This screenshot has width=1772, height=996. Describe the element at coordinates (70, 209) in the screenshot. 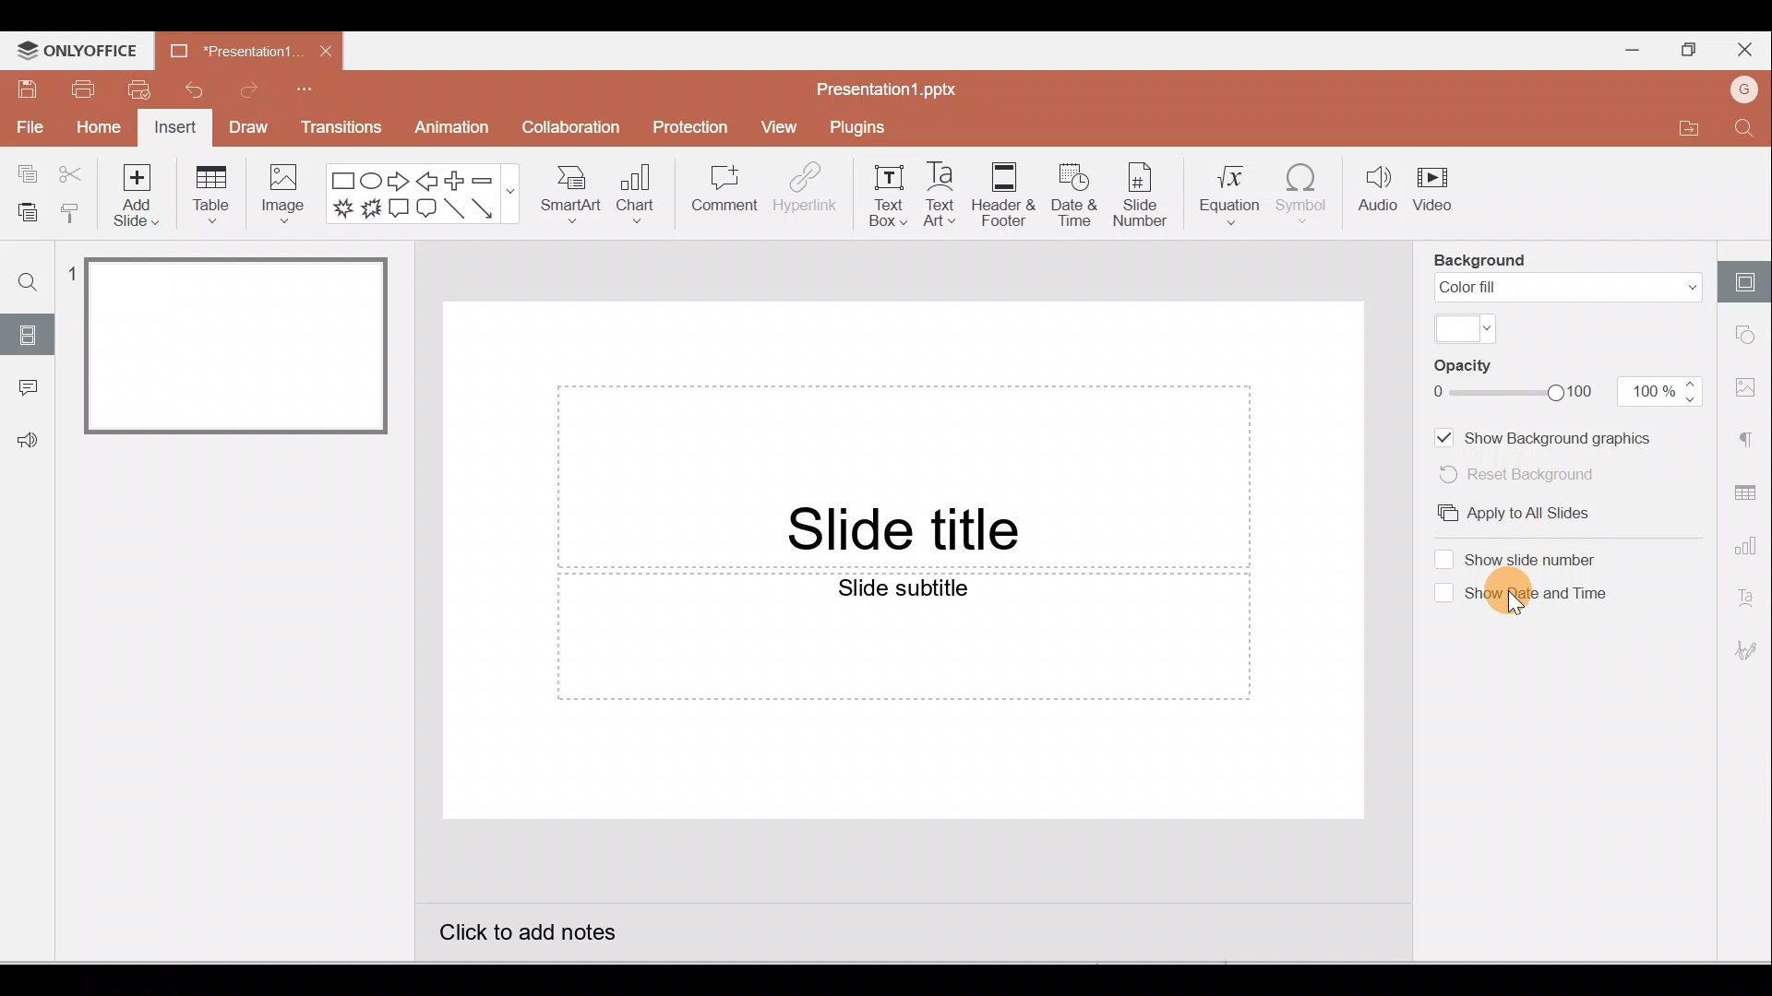

I see `Copy formatting` at that location.